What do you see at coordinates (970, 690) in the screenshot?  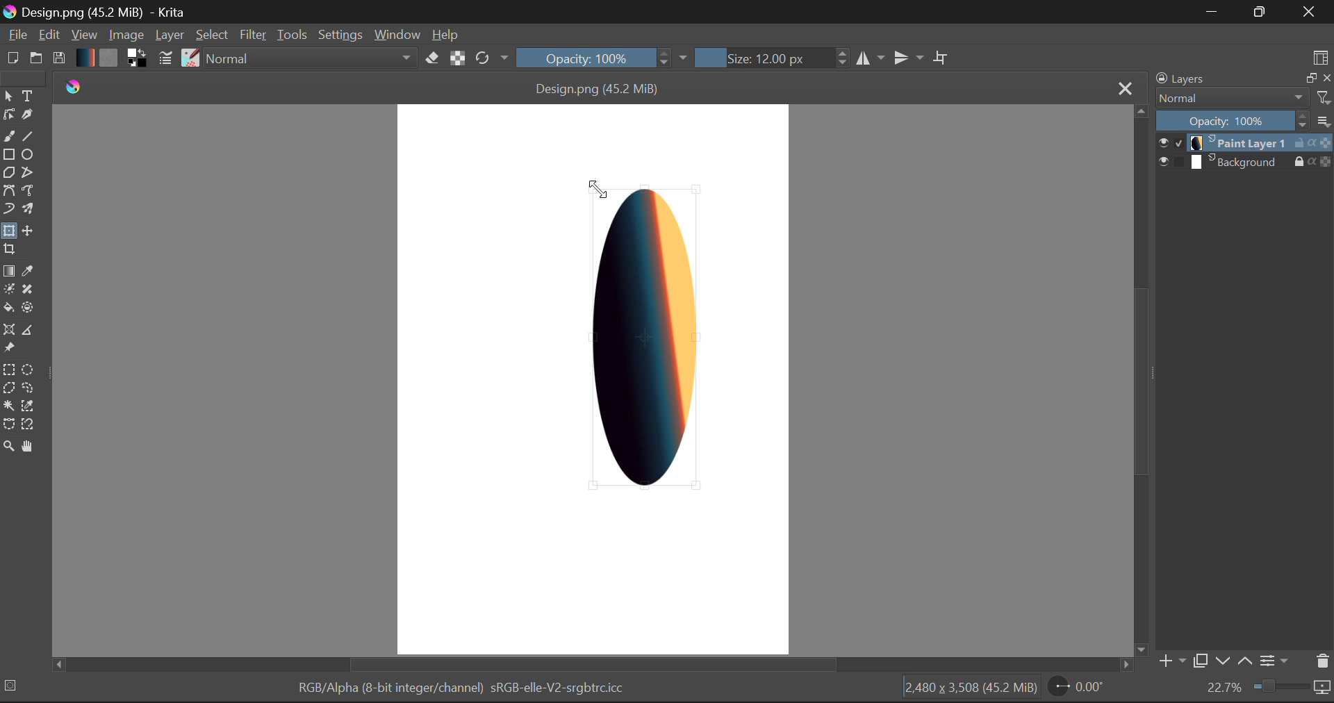 I see `2,480x3,508 (45.2)` at bounding box center [970, 690].